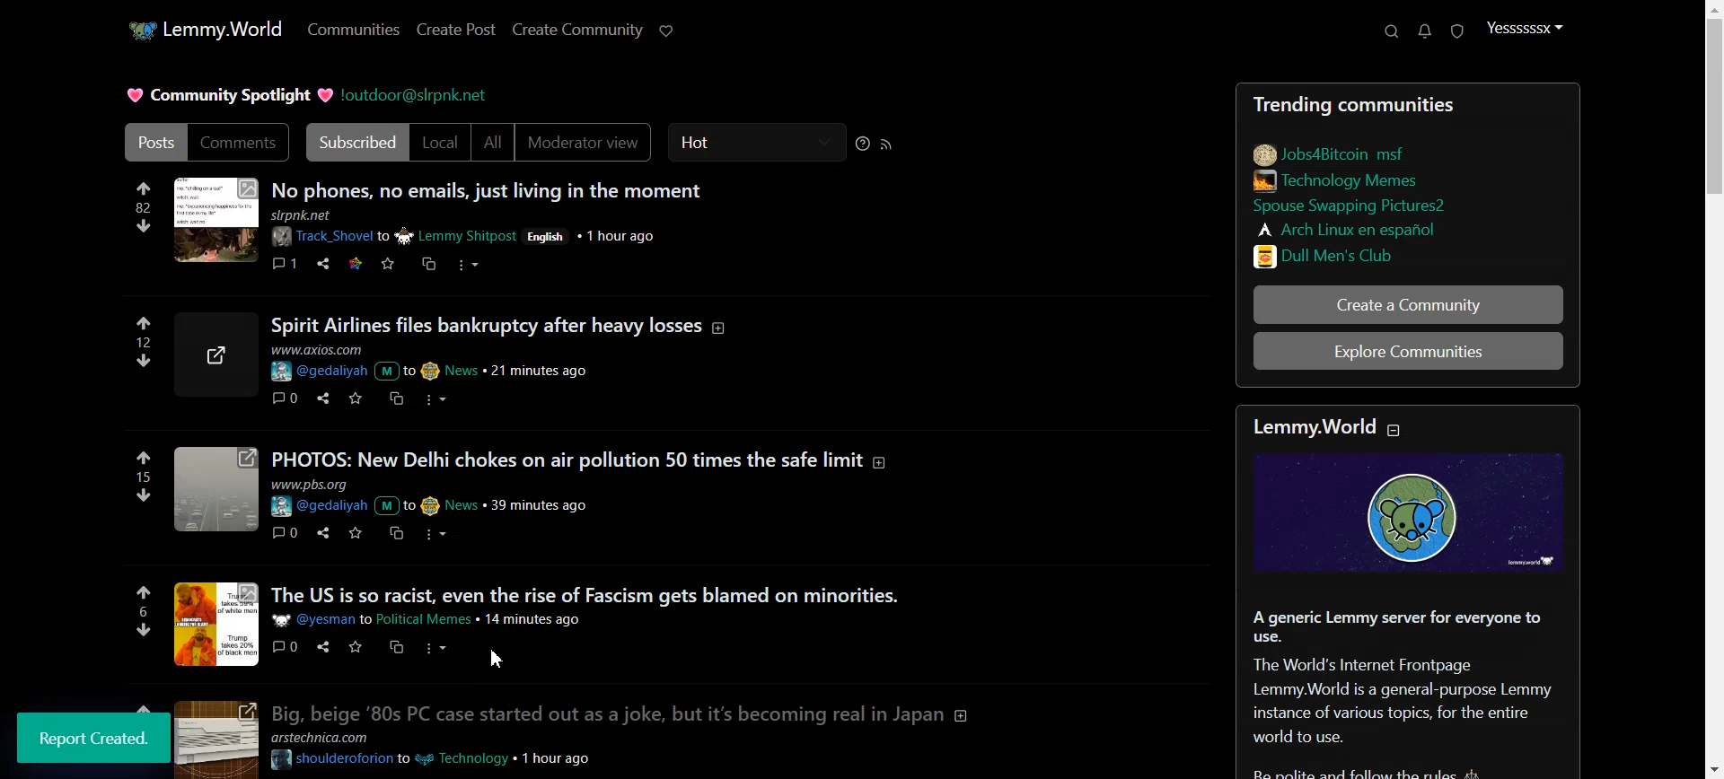 Image resolution: width=1724 pixels, height=779 pixels. Describe the element at coordinates (1412, 691) in the screenshot. I see `Text` at that location.